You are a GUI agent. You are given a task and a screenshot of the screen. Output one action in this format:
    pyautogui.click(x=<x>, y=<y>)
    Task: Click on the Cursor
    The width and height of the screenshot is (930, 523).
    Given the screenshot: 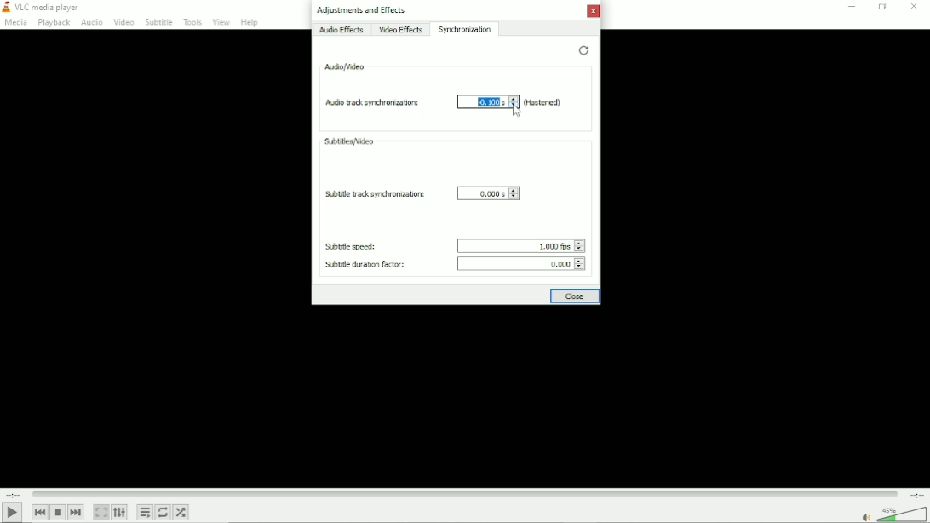 What is the action you would take?
    pyautogui.click(x=516, y=109)
    